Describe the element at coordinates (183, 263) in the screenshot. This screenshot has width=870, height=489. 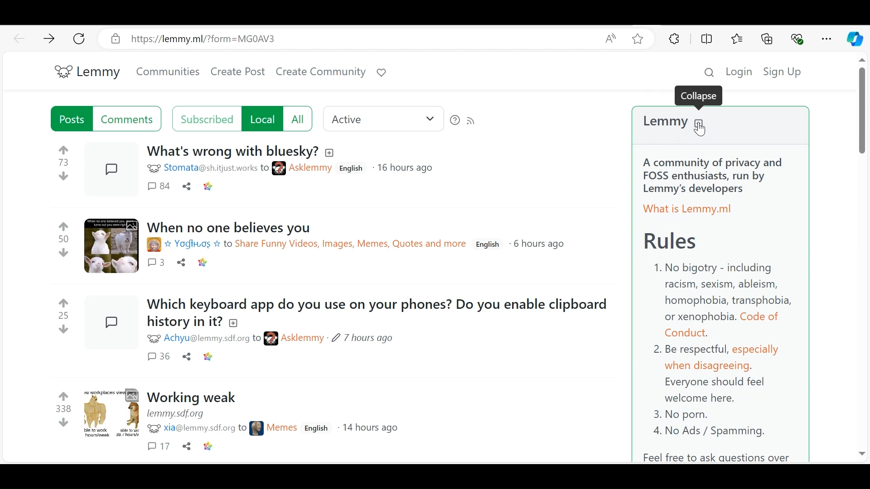
I see `share` at that location.